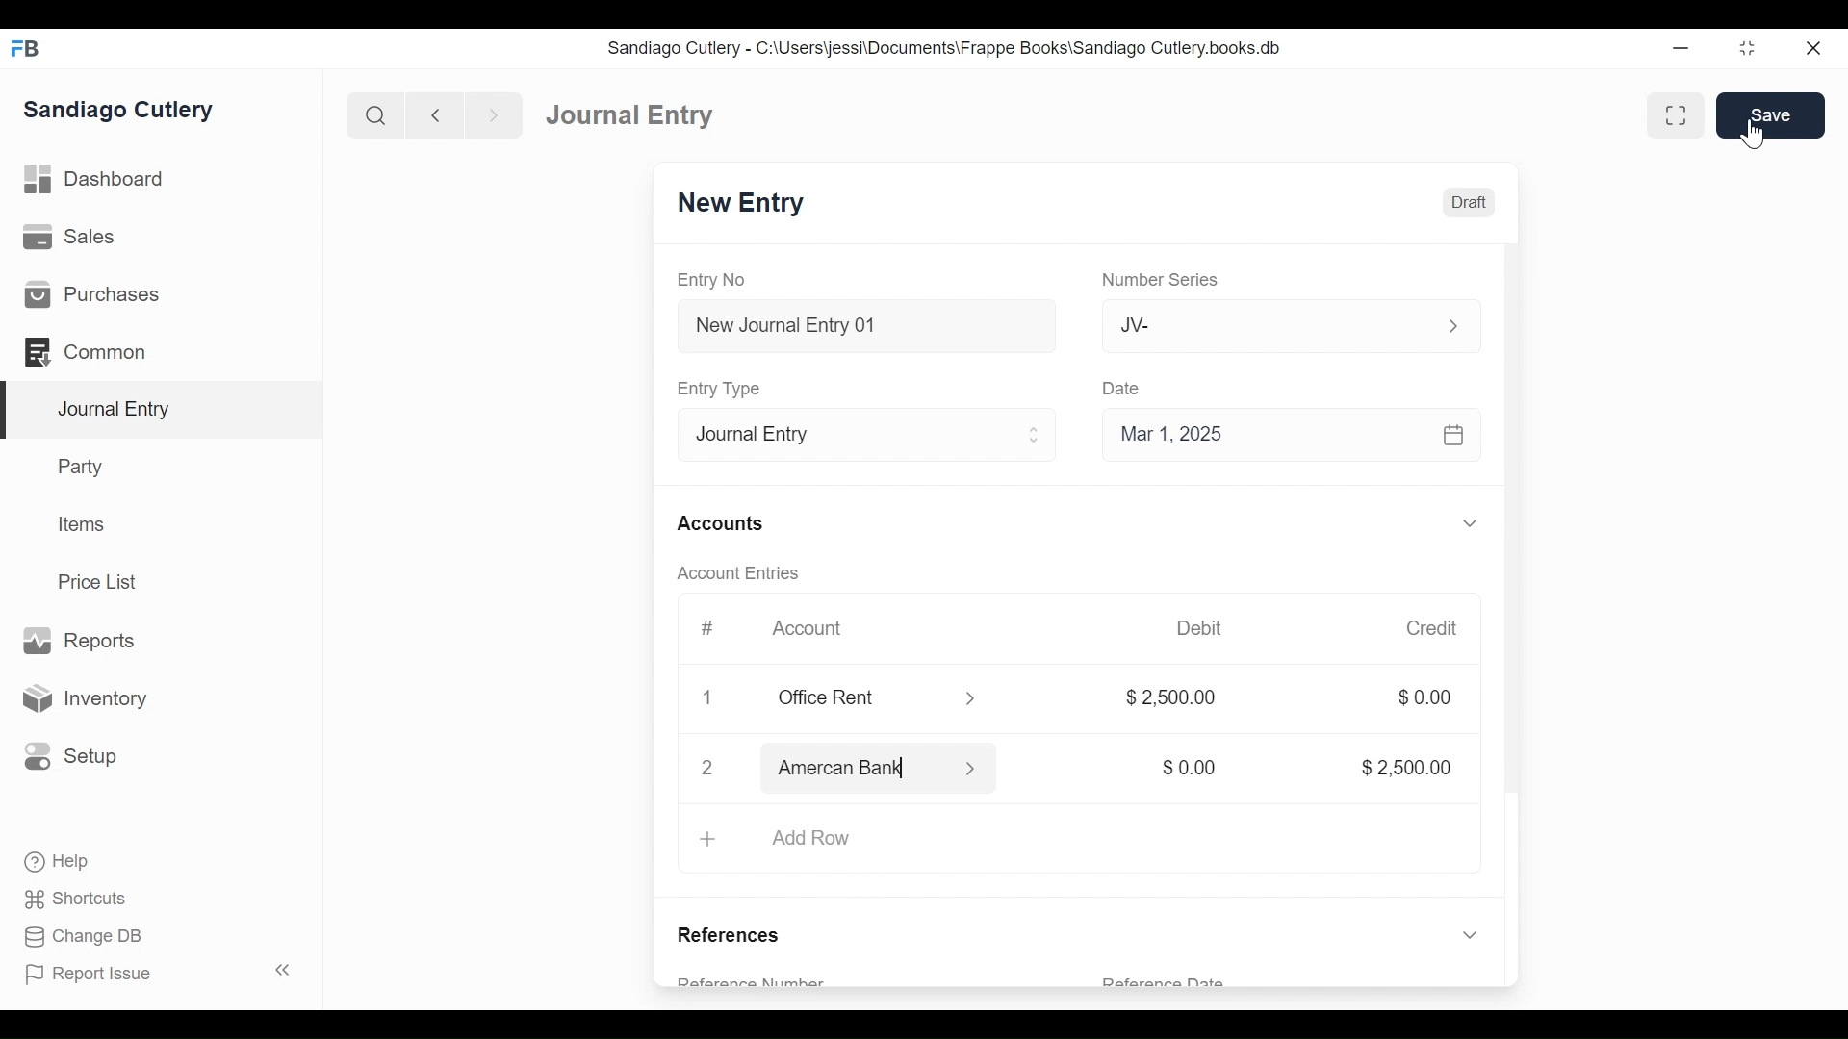 This screenshot has width=1848, height=1039. I want to click on Report Issue, so click(96, 976).